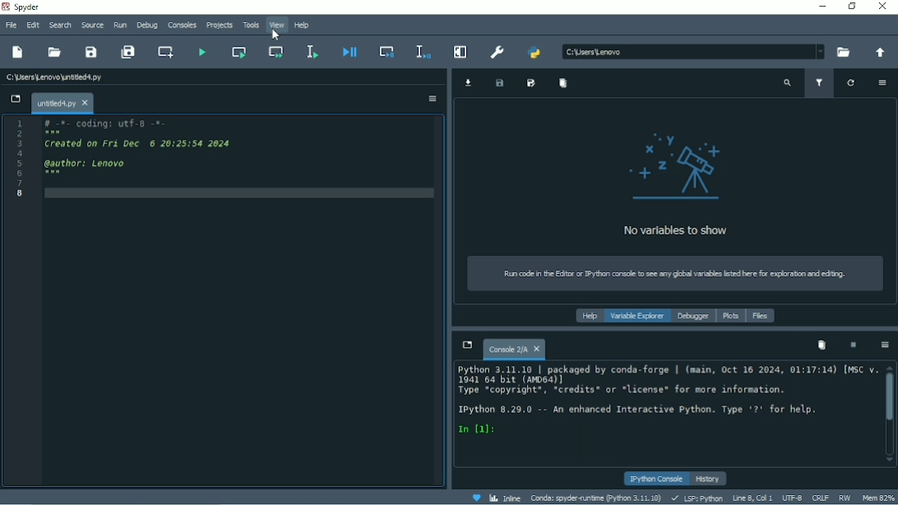 This screenshot has height=505, width=898. I want to click on Plots, so click(731, 317).